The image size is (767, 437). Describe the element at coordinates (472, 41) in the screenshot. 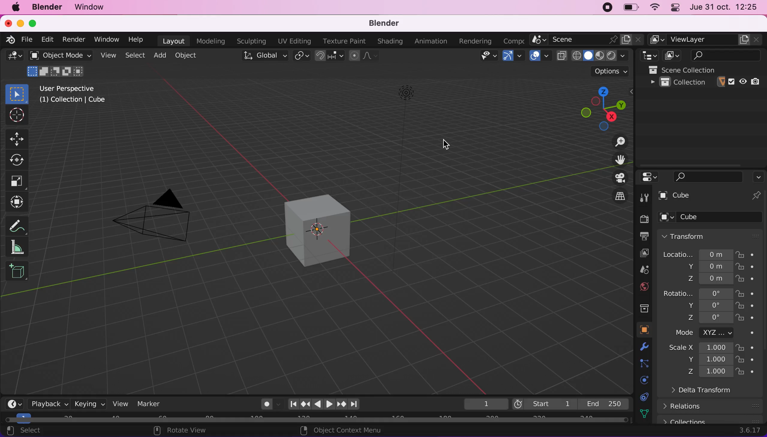

I see `rendering` at that location.